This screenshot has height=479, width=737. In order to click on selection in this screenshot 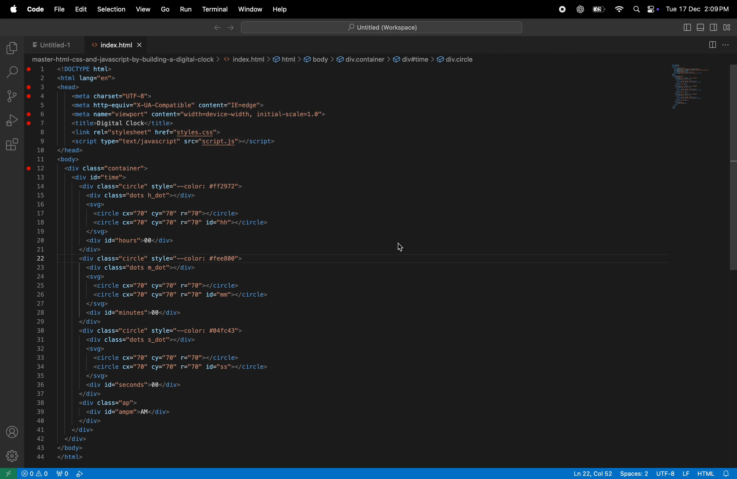, I will do `click(111, 10)`.